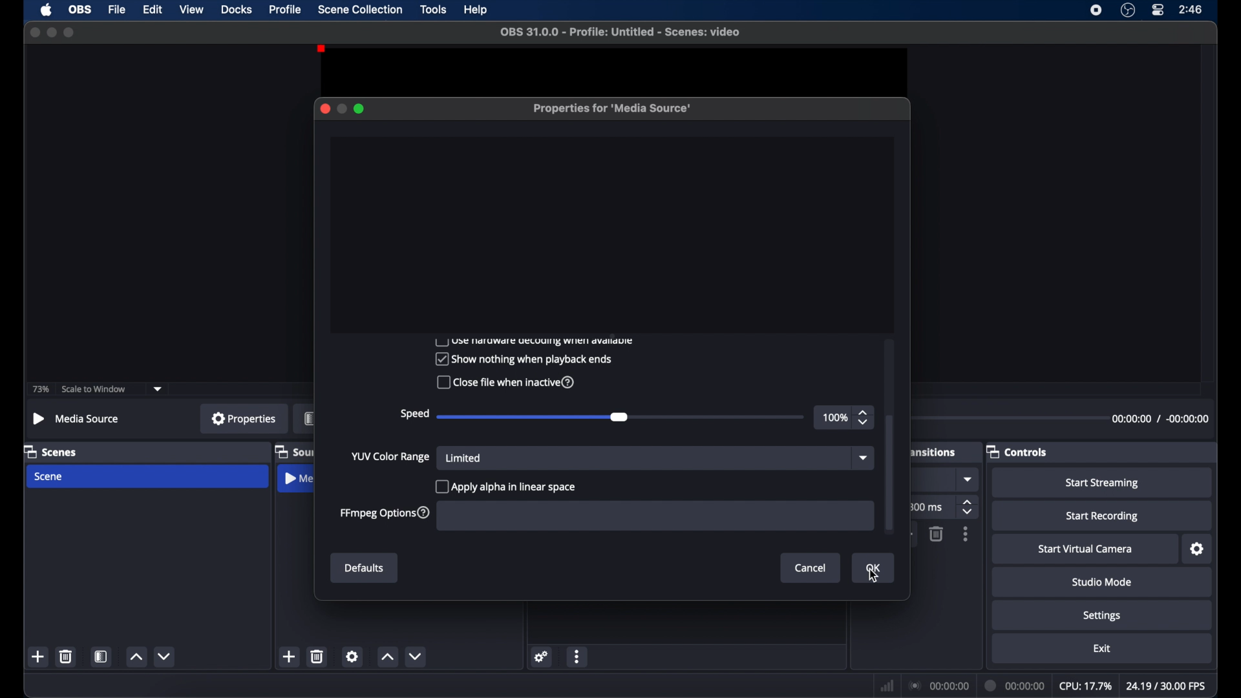 The width and height of the screenshot is (1241, 698). What do you see at coordinates (136, 657) in the screenshot?
I see `increment` at bounding box center [136, 657].